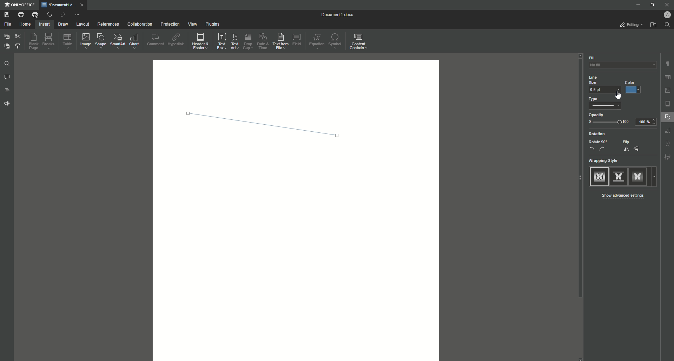 The width and height of the screenshot is (674, 361). I want to click on , so click(666, 144).